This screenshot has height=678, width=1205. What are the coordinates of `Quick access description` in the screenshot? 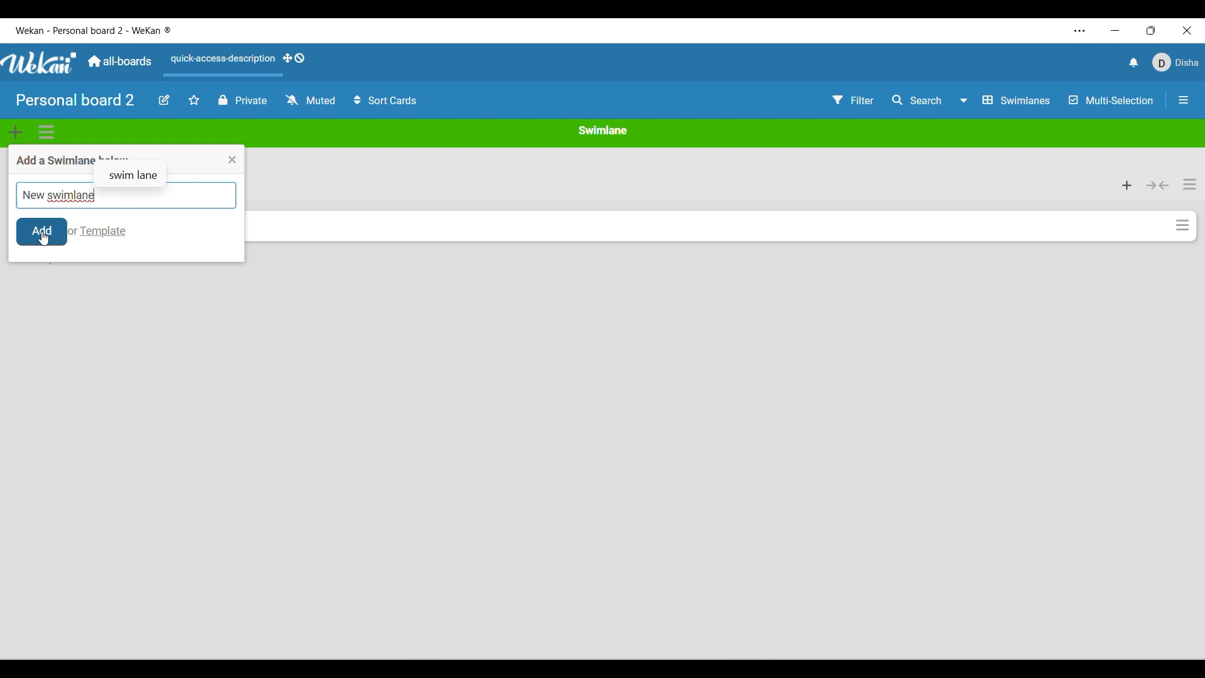 It's located at (220, 64).